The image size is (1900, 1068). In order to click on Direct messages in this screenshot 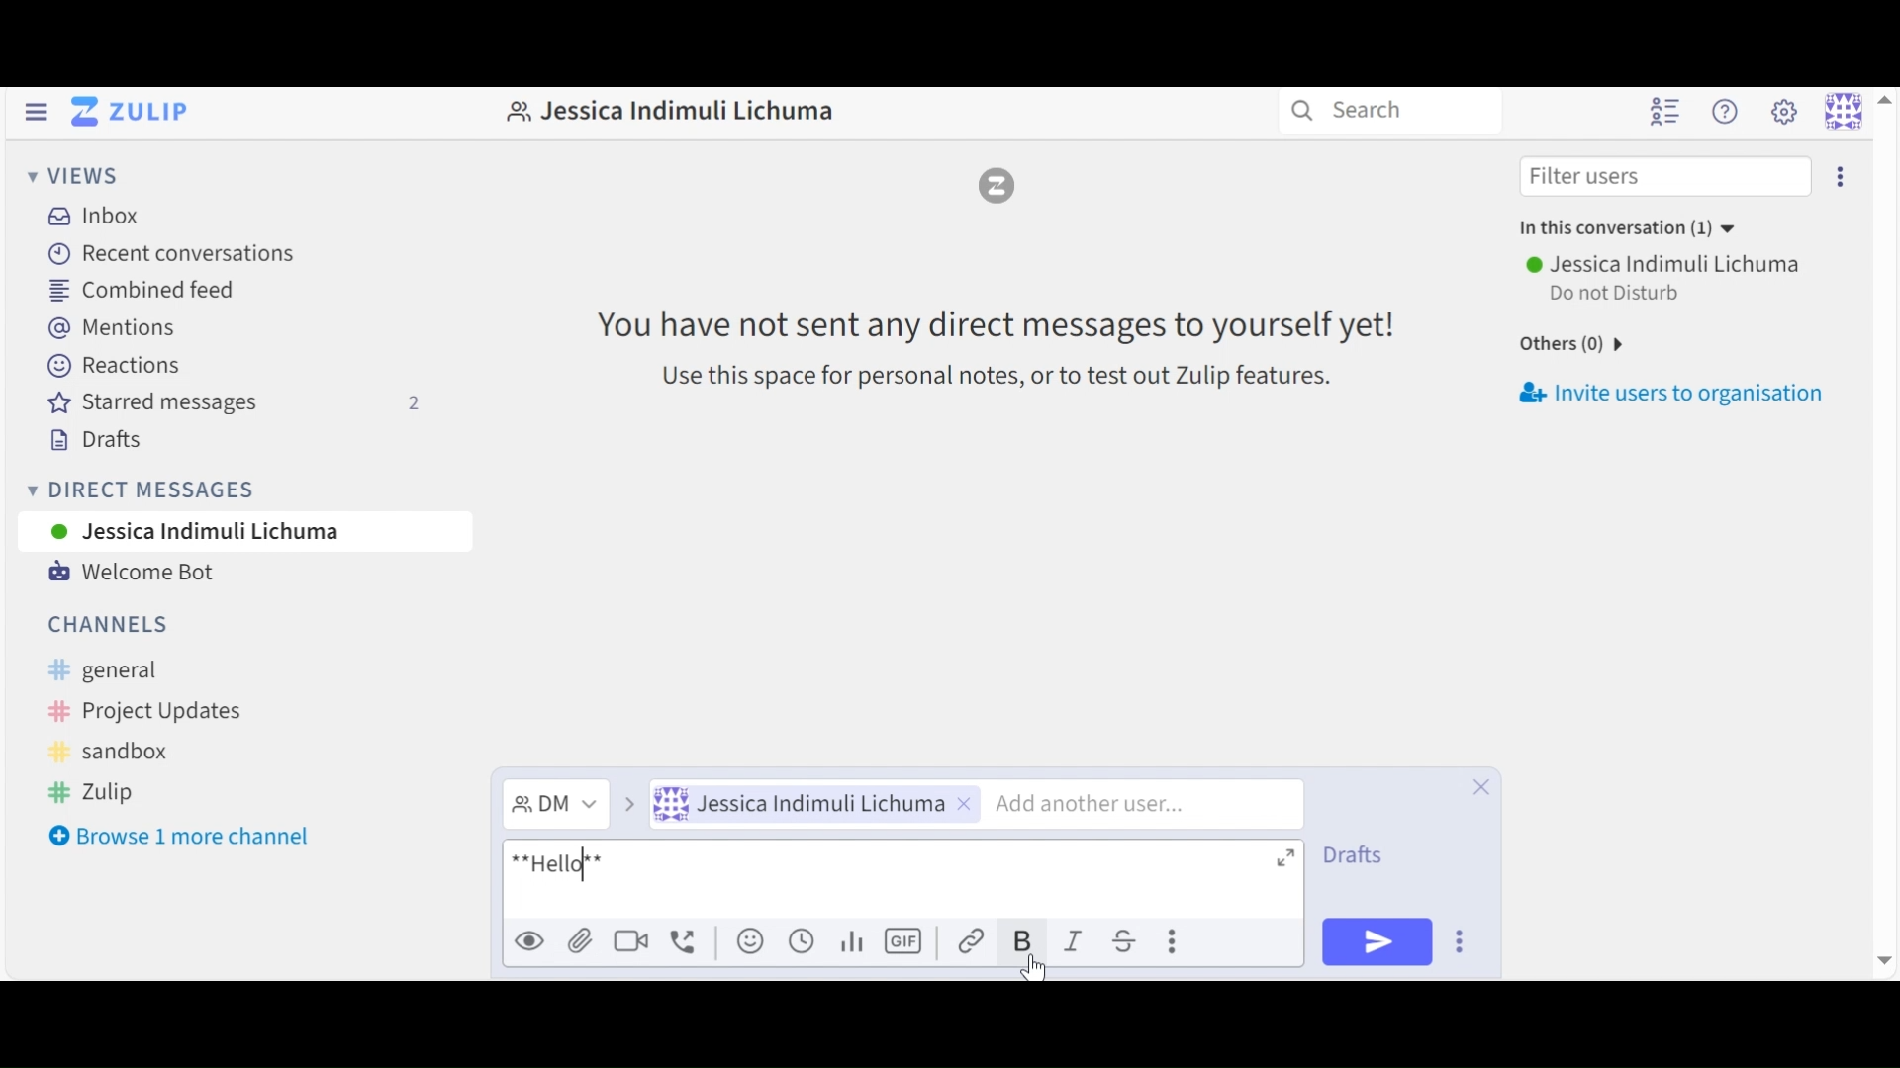, I will do `click(143, 492)`.